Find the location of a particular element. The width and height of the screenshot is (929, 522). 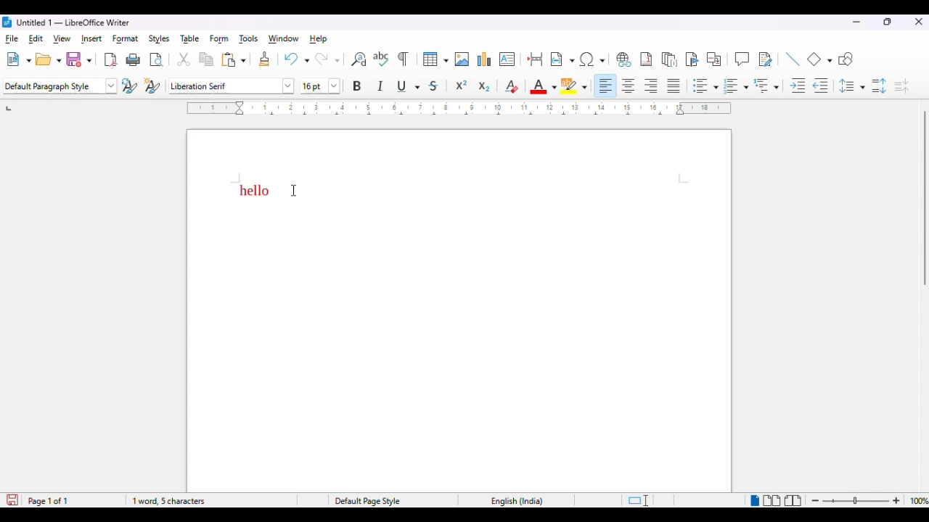

insert comment is located at coordinates (742, 59).